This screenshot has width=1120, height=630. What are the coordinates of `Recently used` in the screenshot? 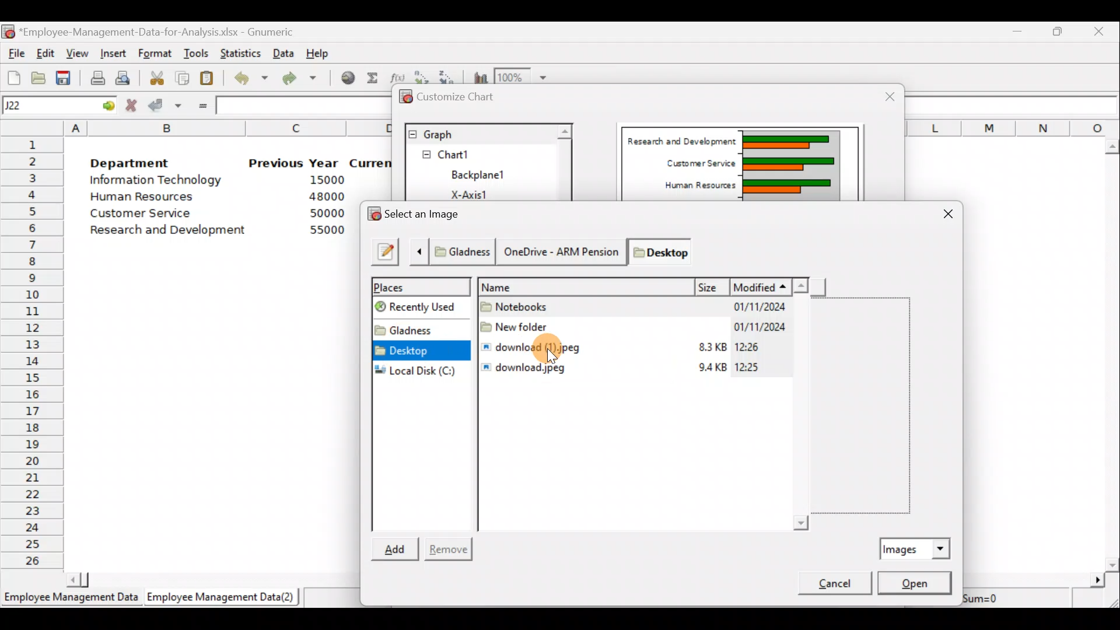 It's located at (425, 307).